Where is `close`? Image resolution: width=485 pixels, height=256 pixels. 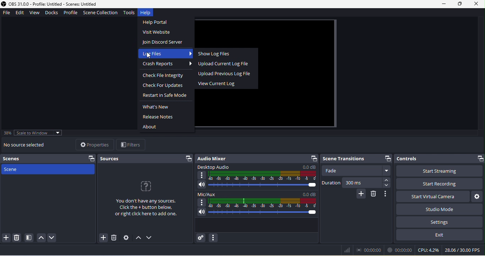
close is located at coordinates (477, 4).